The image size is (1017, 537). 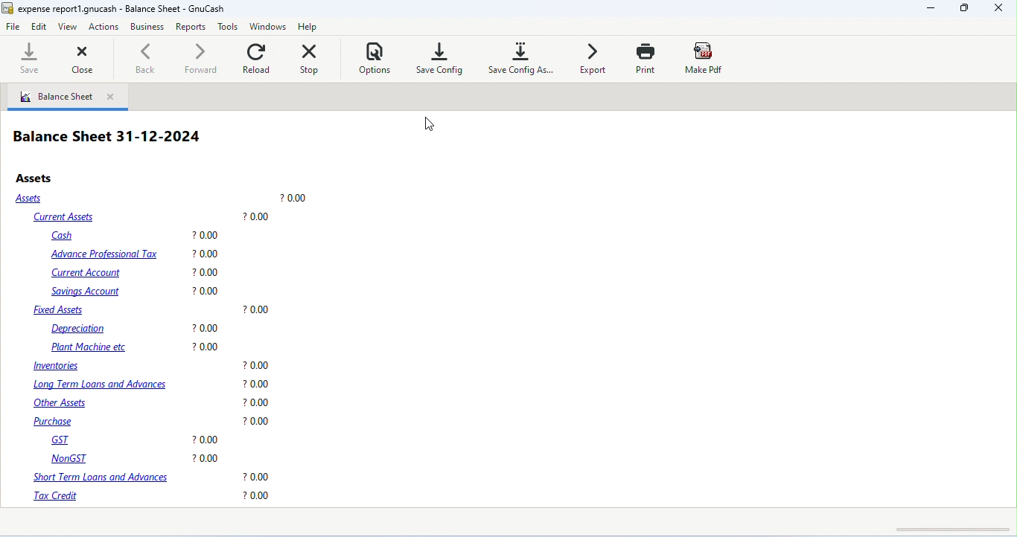 What do you see at coordinates (151, 310) in the screenshot?
I see `fixed assets` at bounding box center [151, 310].